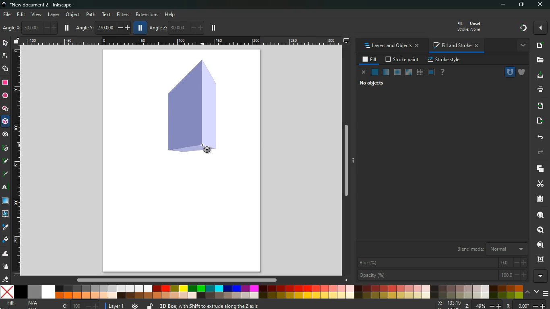 This screenshot has width=550, height=309. What do you see at coordinates (6, 161) in the screenshot?
I see `note` at bounding box center [6, 161].